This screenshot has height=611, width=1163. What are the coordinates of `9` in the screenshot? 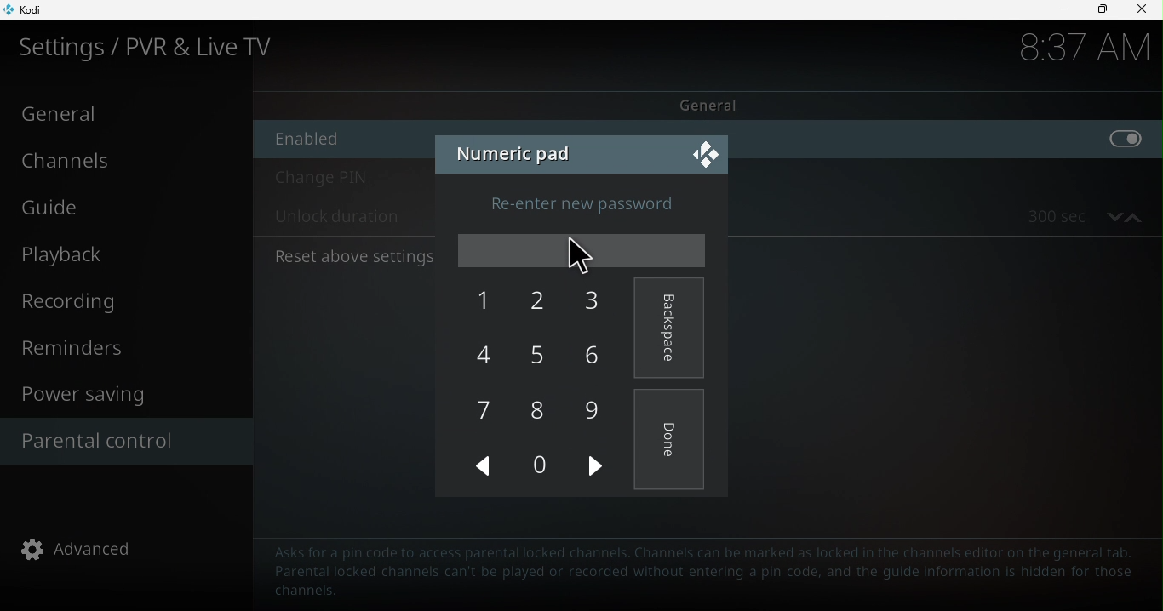 It's located at (595, 408).